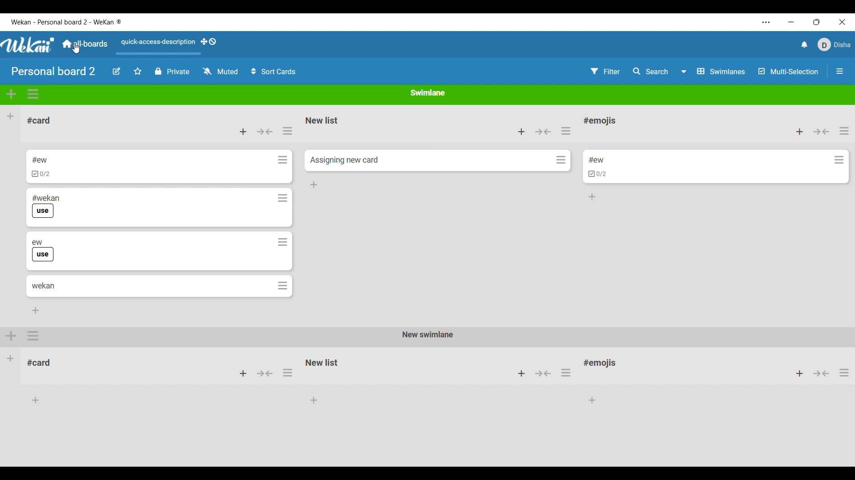  What do you see at coordinates (158, 42) in the screenshot?
I see `Quick access description` at bounding box center [158, 42].